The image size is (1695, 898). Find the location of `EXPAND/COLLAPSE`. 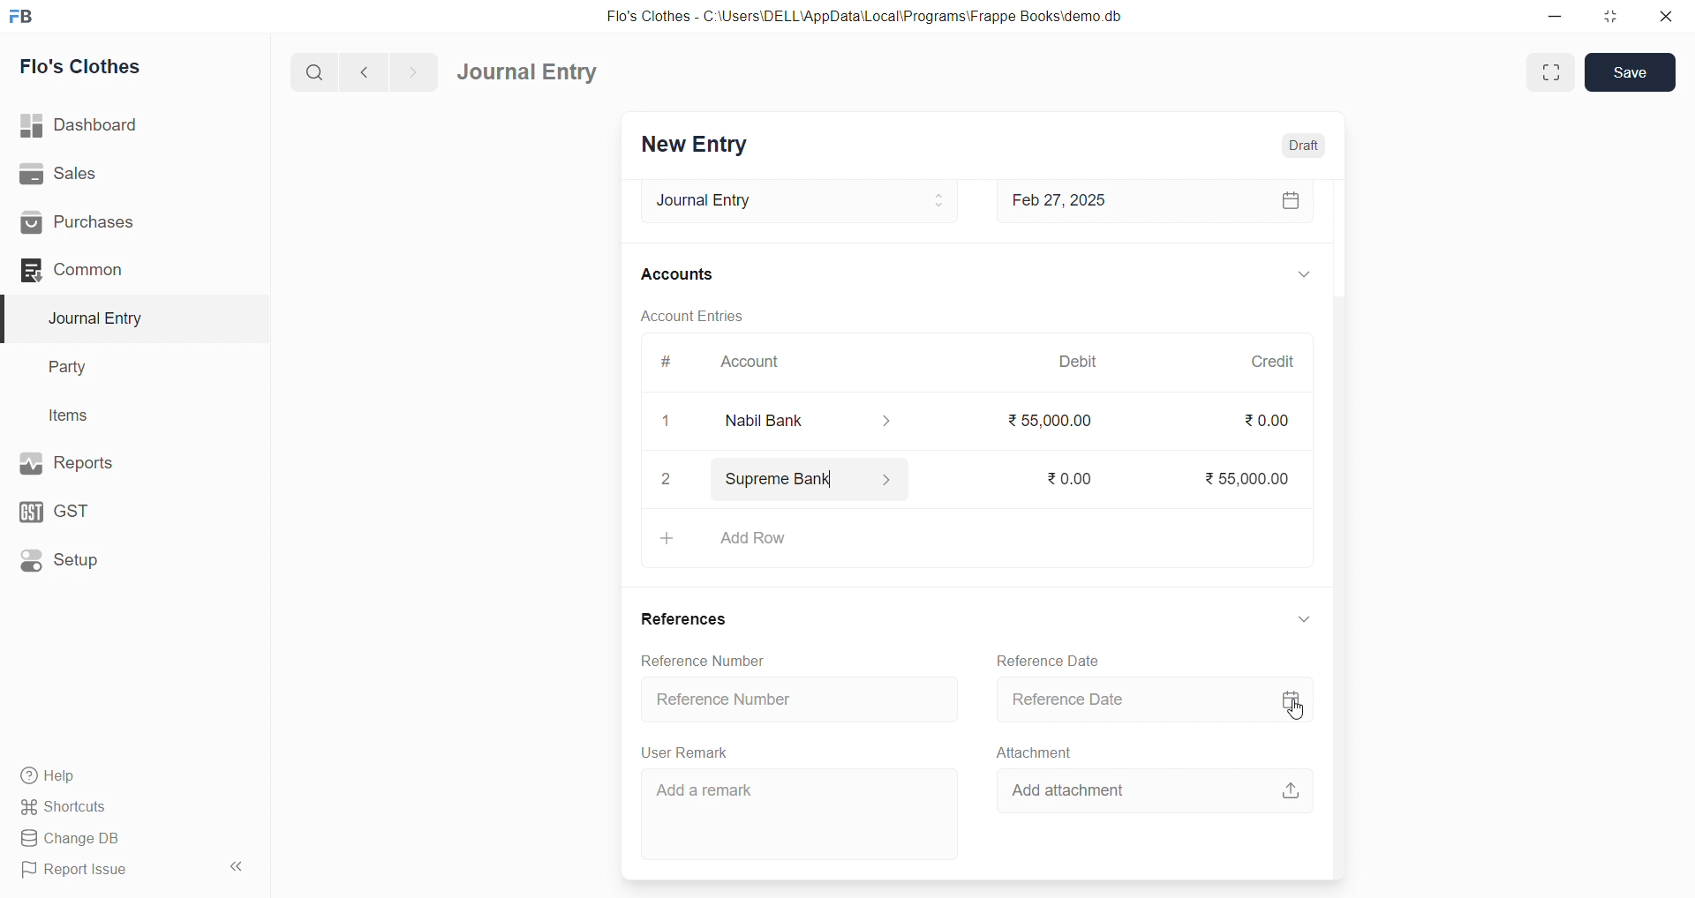

EXPAND/COLLAPSE is located at coordinates (1302, 277).